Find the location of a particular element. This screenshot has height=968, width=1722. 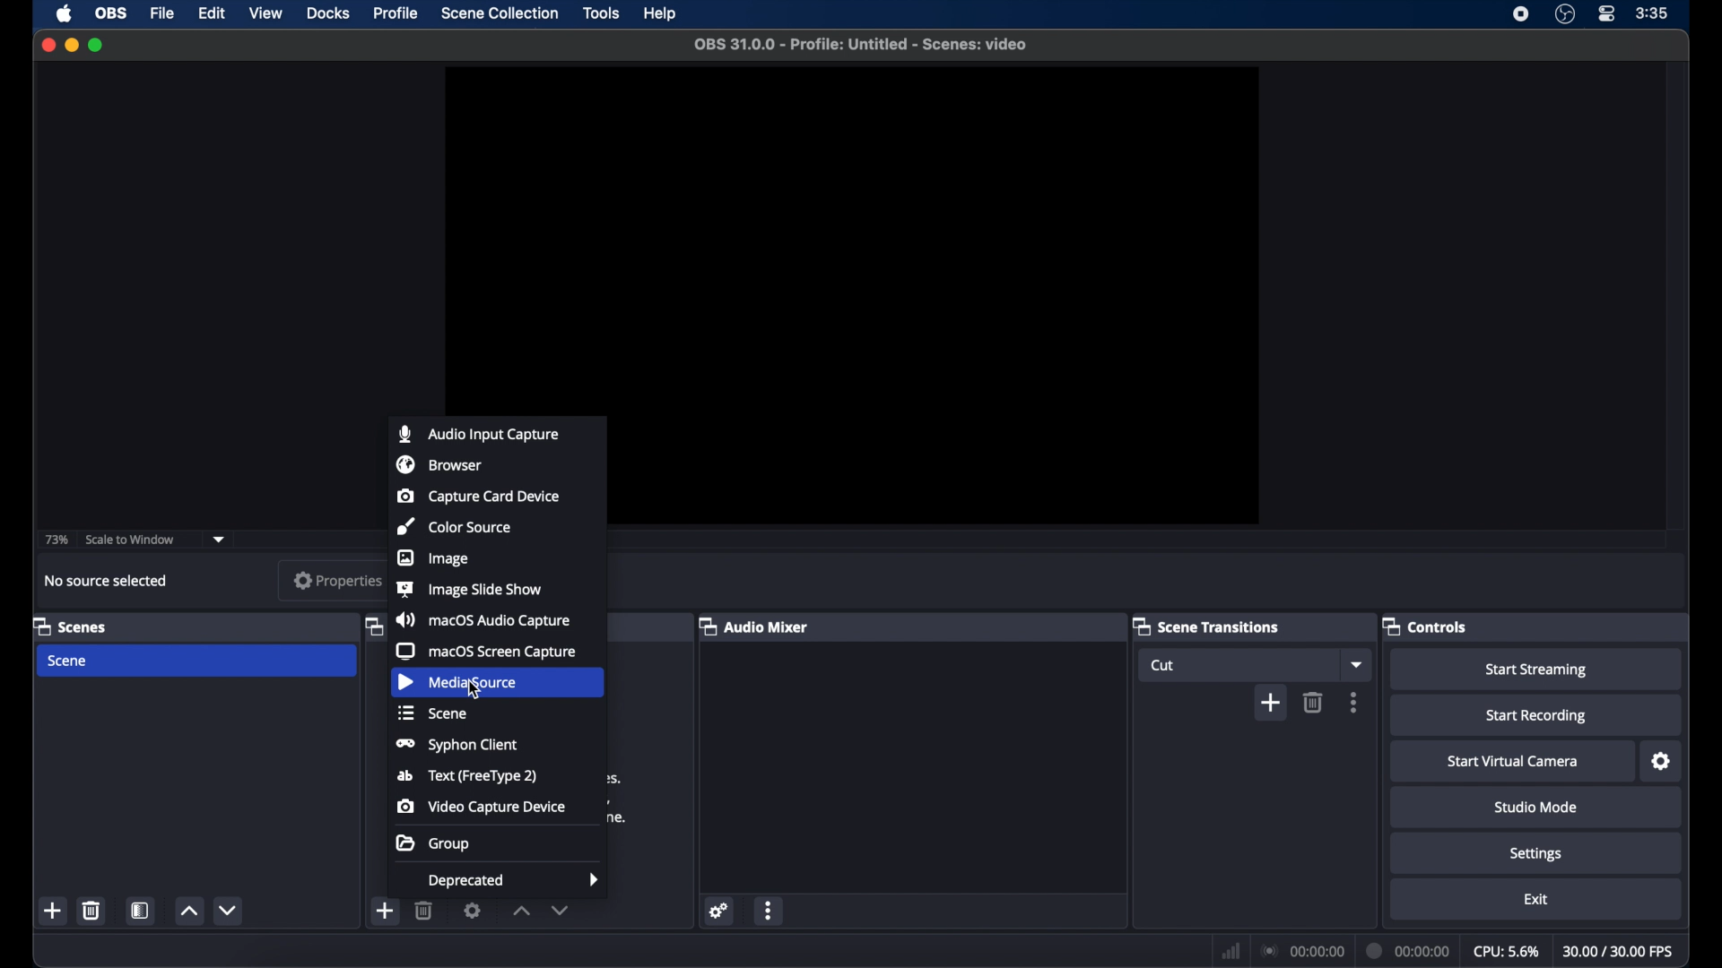

start streaming is located at coordinates (1538, 670).